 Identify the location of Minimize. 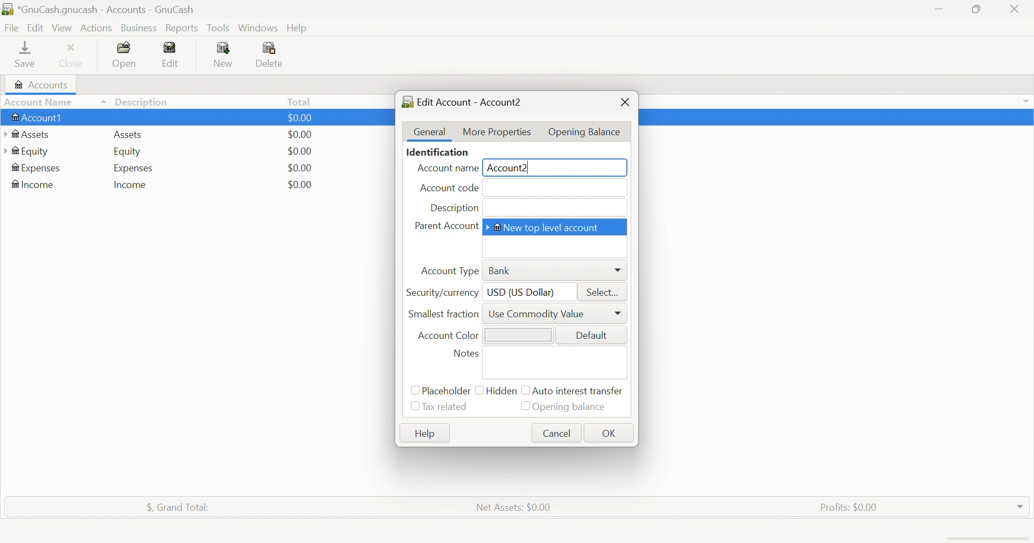
(938, 9).